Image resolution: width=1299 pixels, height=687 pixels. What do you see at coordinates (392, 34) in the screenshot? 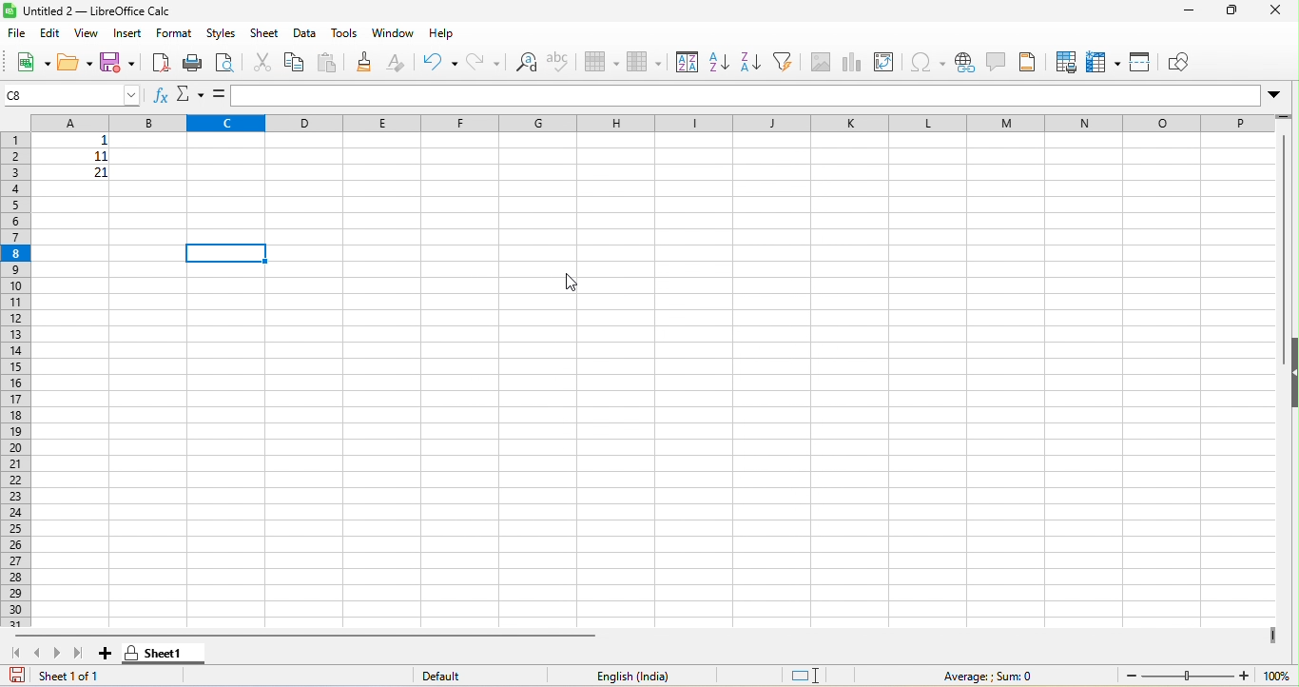
I see `window` at bounding box center [392, 34].